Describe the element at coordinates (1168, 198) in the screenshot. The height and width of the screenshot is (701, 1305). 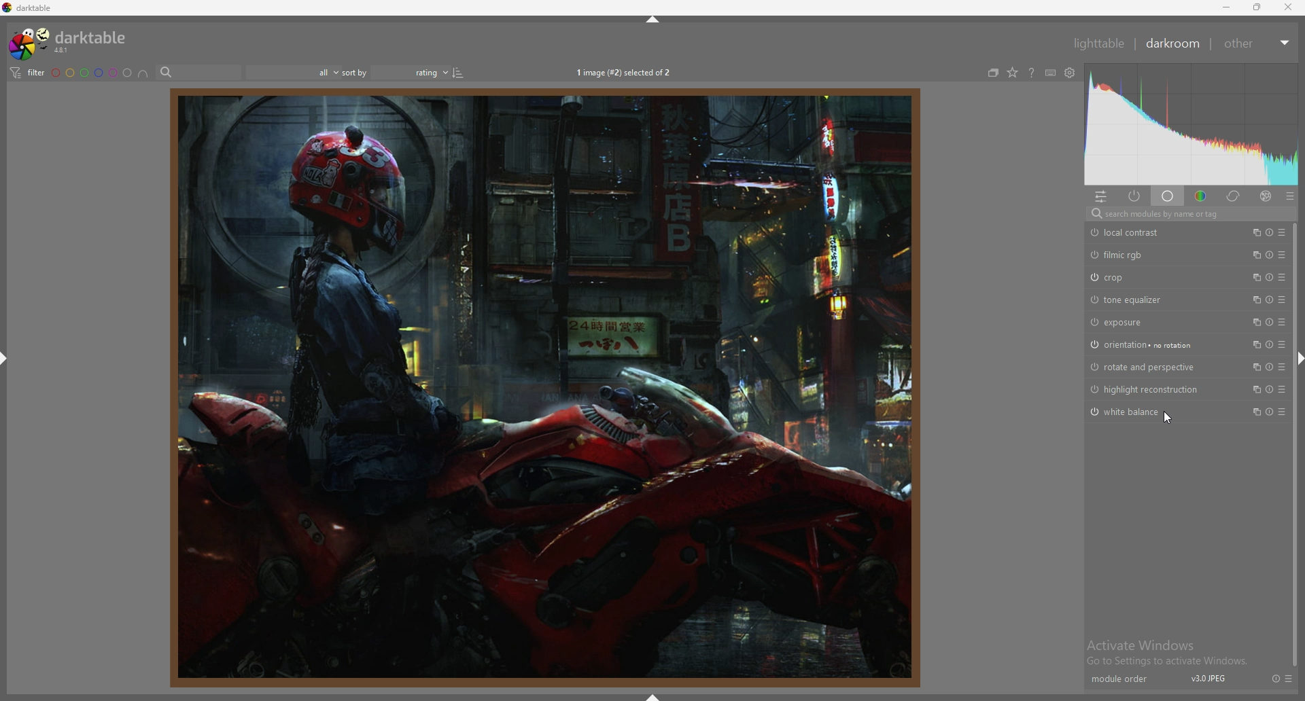
I see `base` at that location.